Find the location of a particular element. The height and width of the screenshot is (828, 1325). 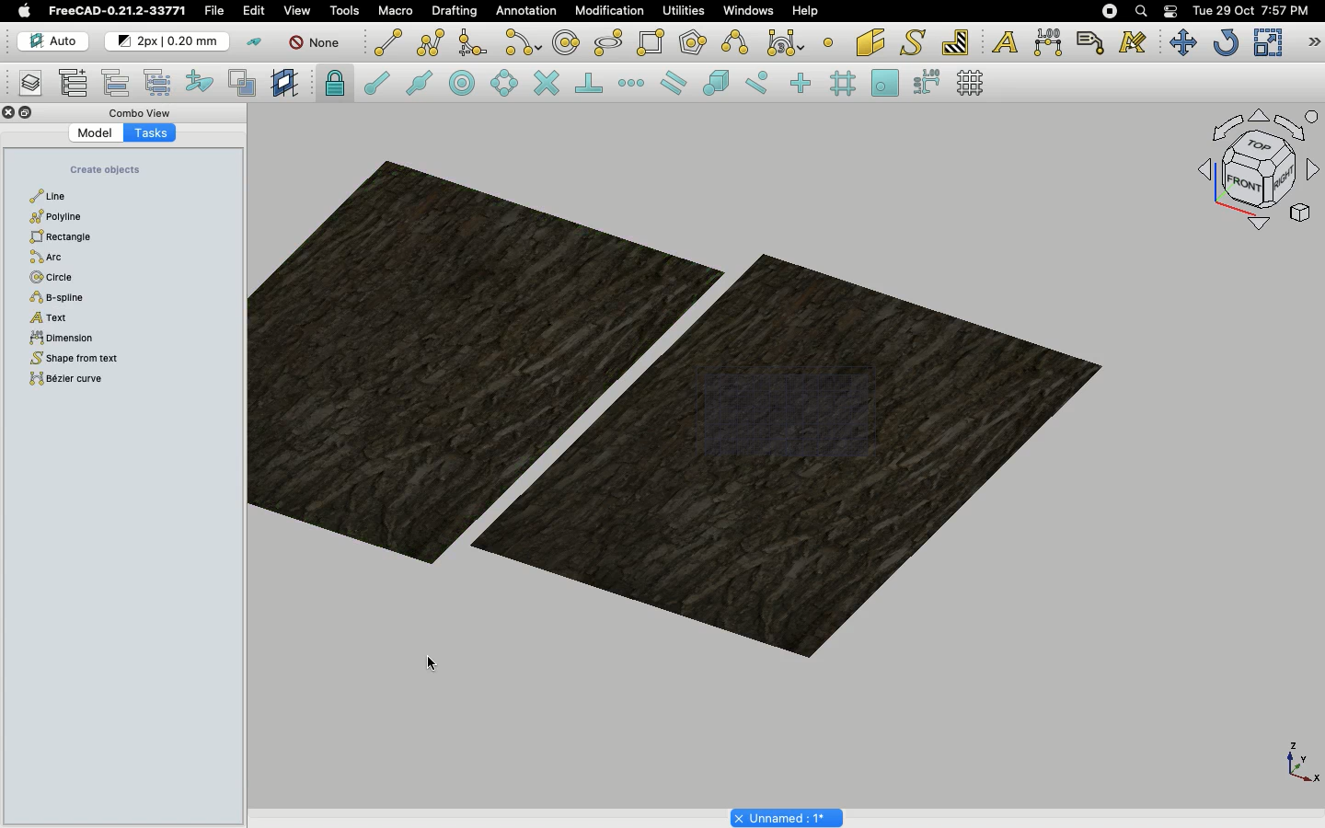

Notification is located at coordinates (1172, 10).